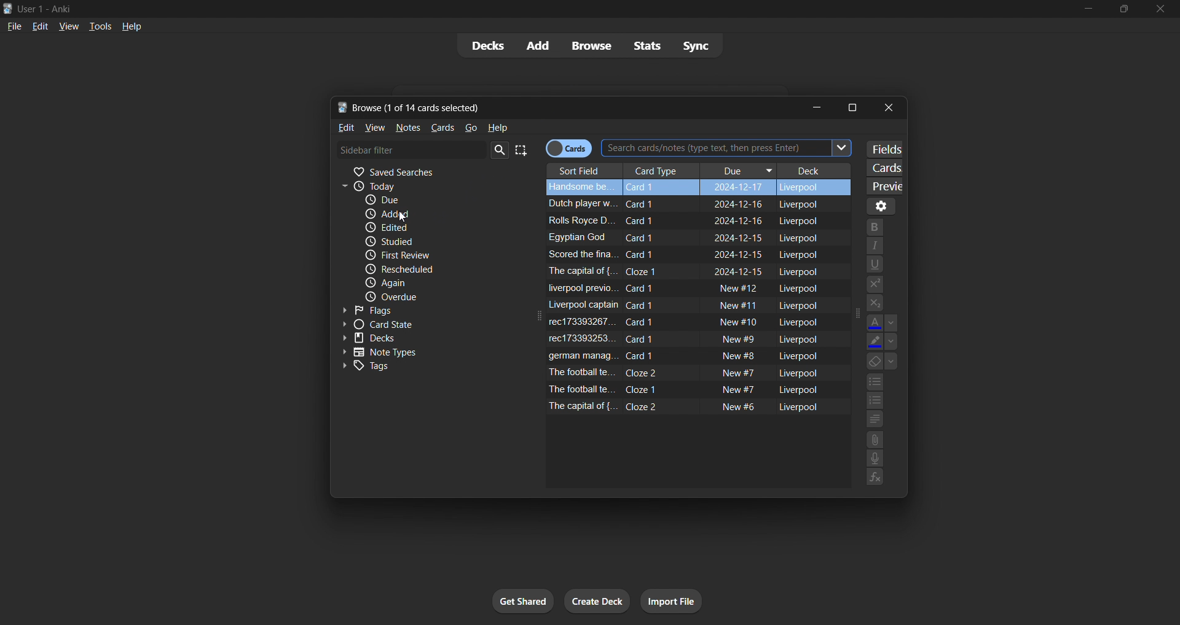  Describe the element at coordinates (573, 148) in the screenshot. I see `cards/notes toggle` at that location.